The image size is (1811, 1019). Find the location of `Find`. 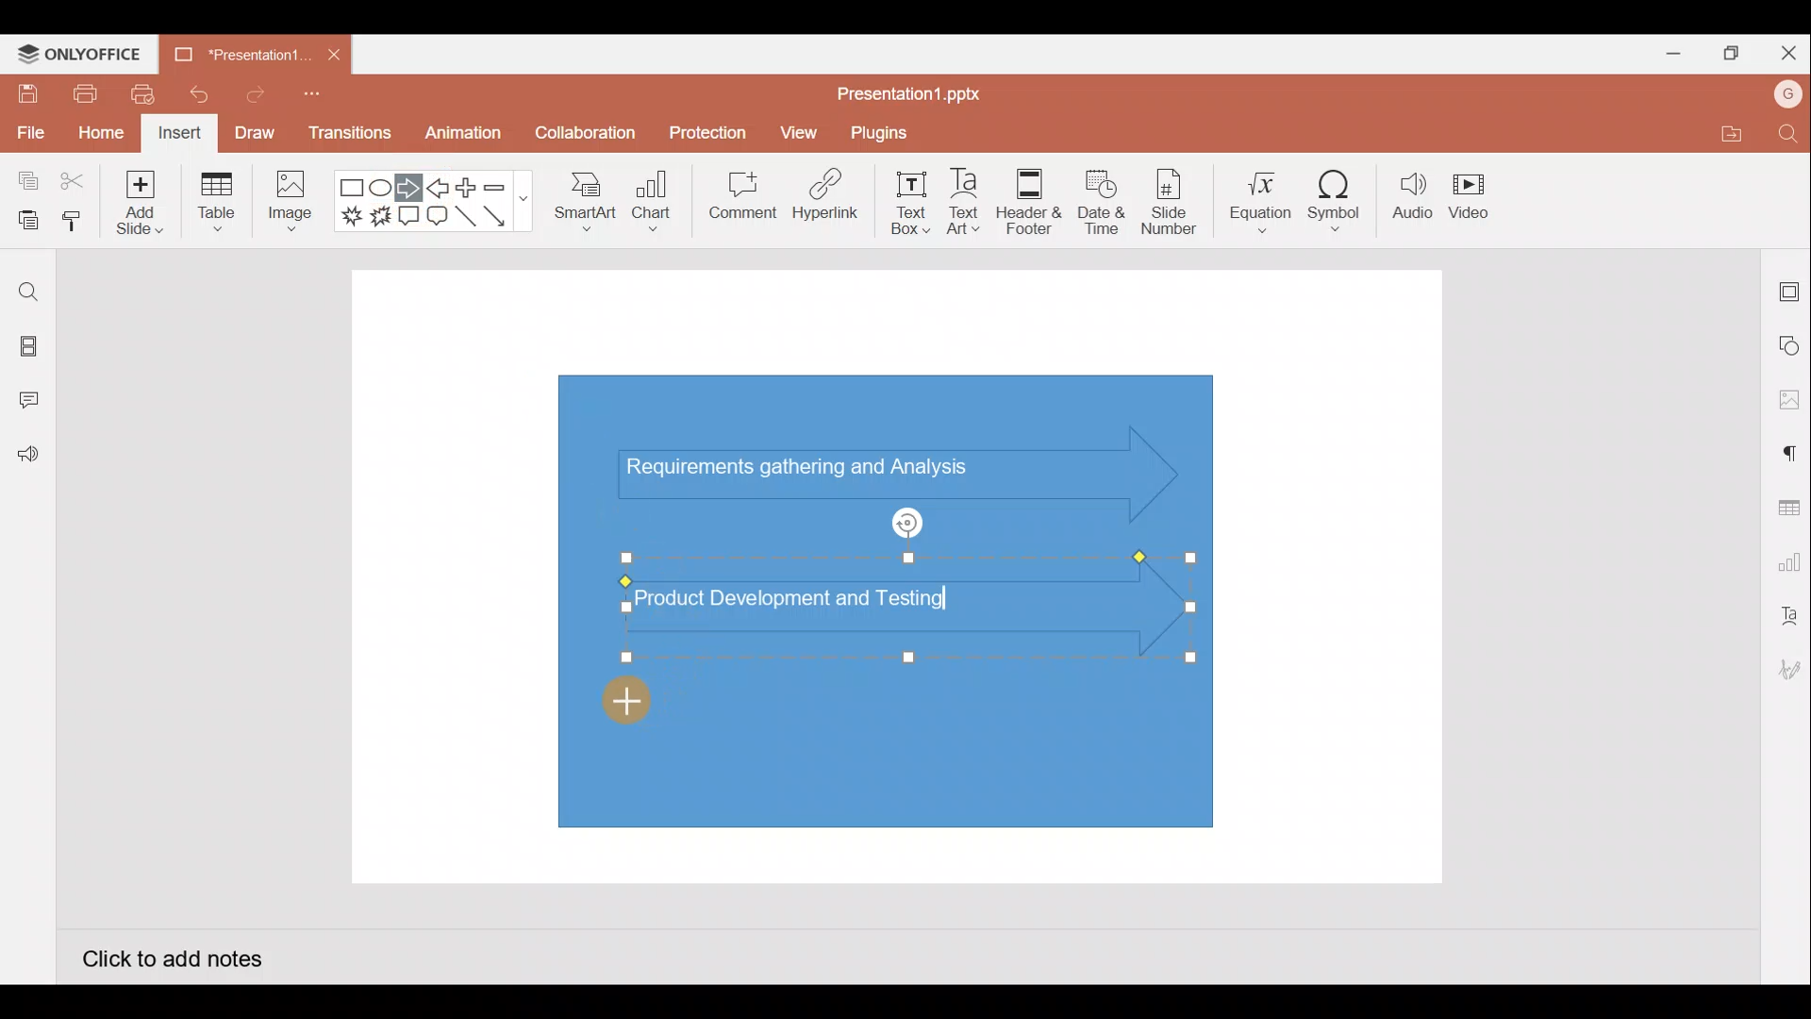

Find is located at coordinates (28, 292).